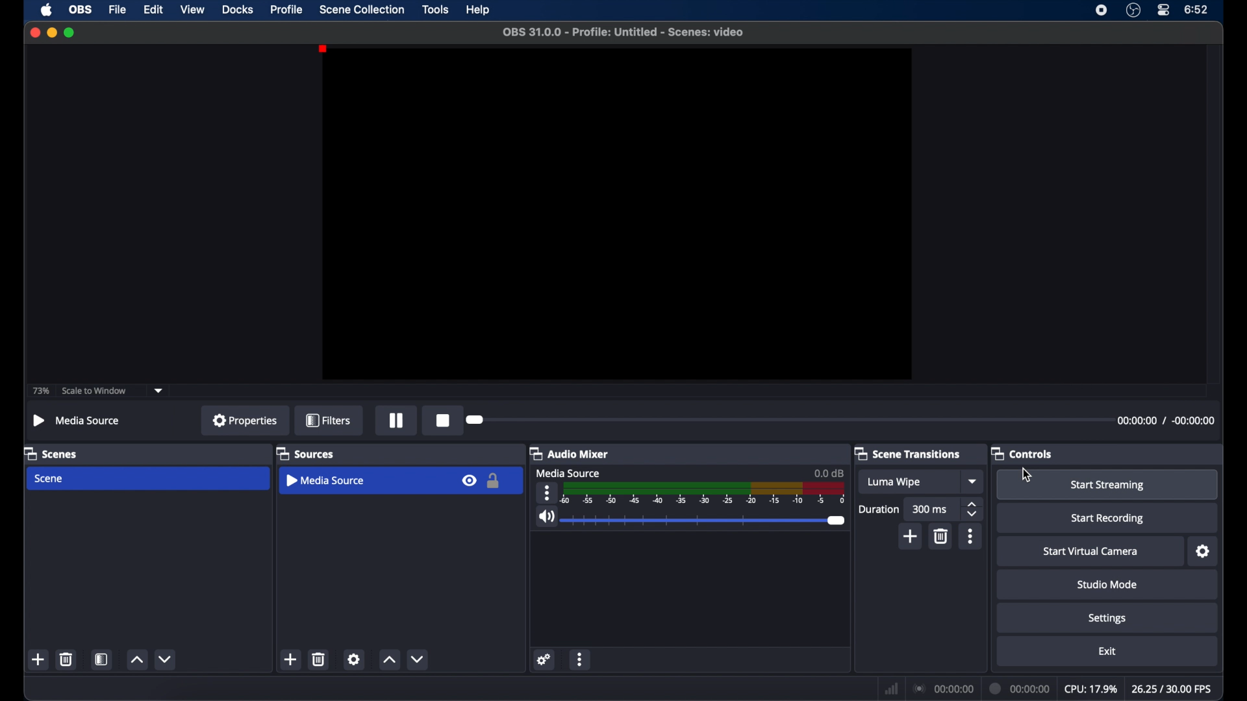 The width and height of the screenshot is (1247, 701). Describe the element at coordinates (237, 10) in the screenshot. I see `docks` at that location.